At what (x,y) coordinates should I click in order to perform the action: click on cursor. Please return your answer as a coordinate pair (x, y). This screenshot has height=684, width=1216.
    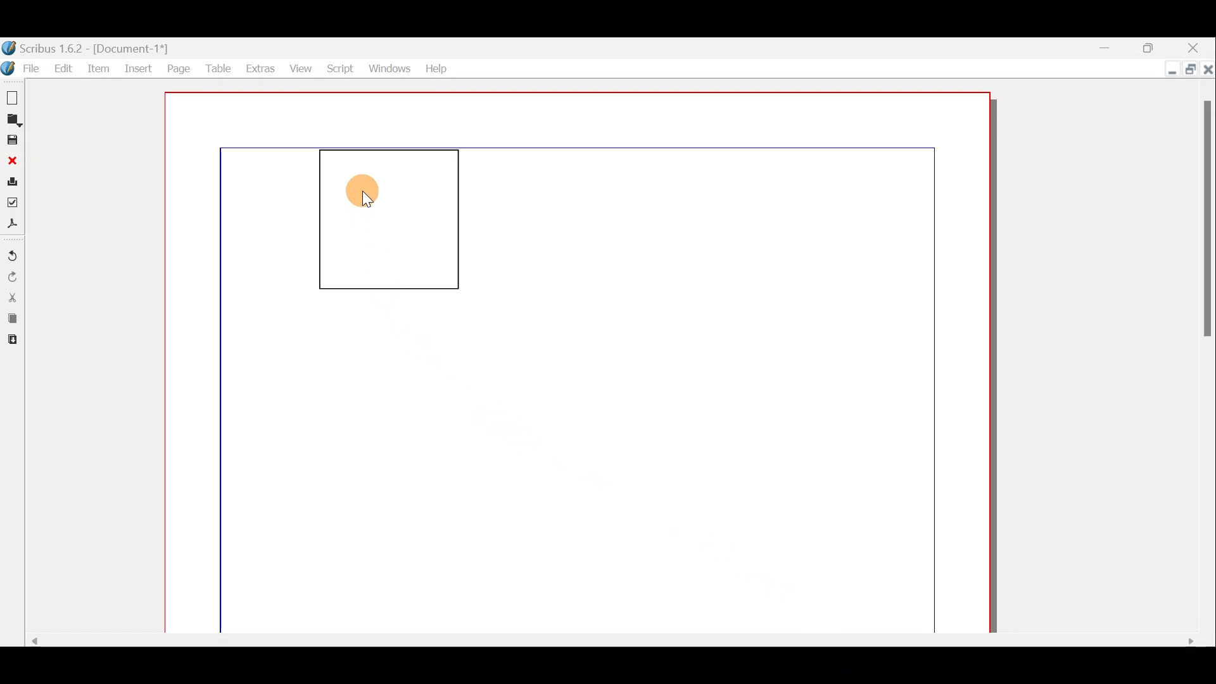
    Looking at the image, I should click on (369, 199).